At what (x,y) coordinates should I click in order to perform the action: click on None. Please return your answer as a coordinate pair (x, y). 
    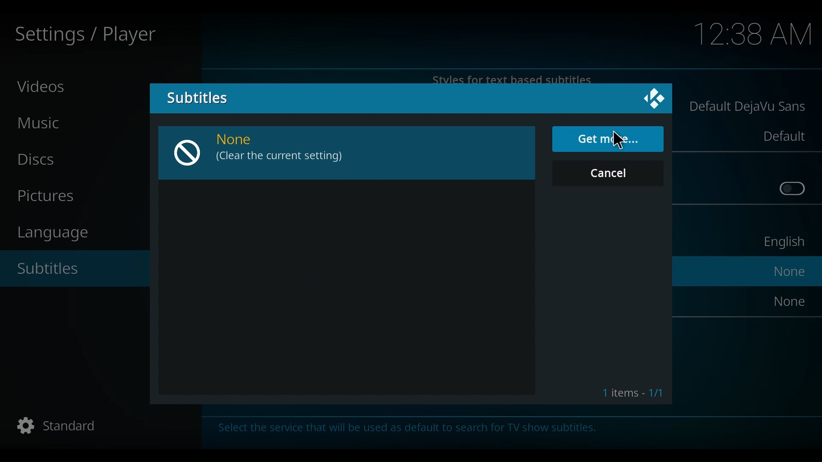
    Looking at the image, I should click on (243, 140).